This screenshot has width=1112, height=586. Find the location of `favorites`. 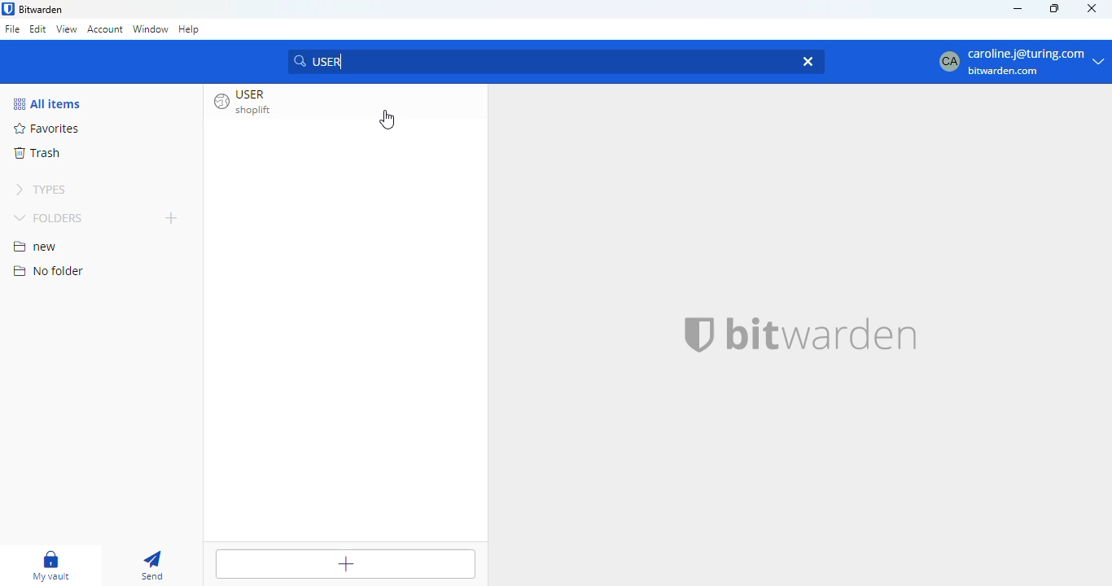

favorites is located at coordinates (48, 128).